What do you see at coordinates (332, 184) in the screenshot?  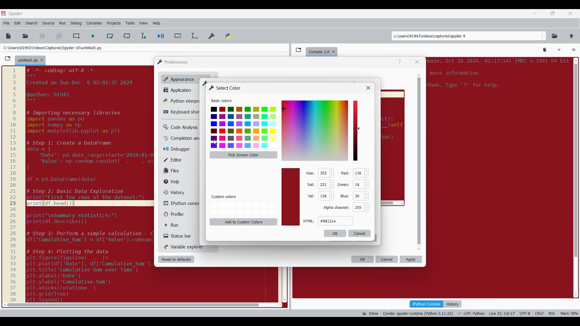 I see `Increase/Decrease number` at bounding box center [332, 184].